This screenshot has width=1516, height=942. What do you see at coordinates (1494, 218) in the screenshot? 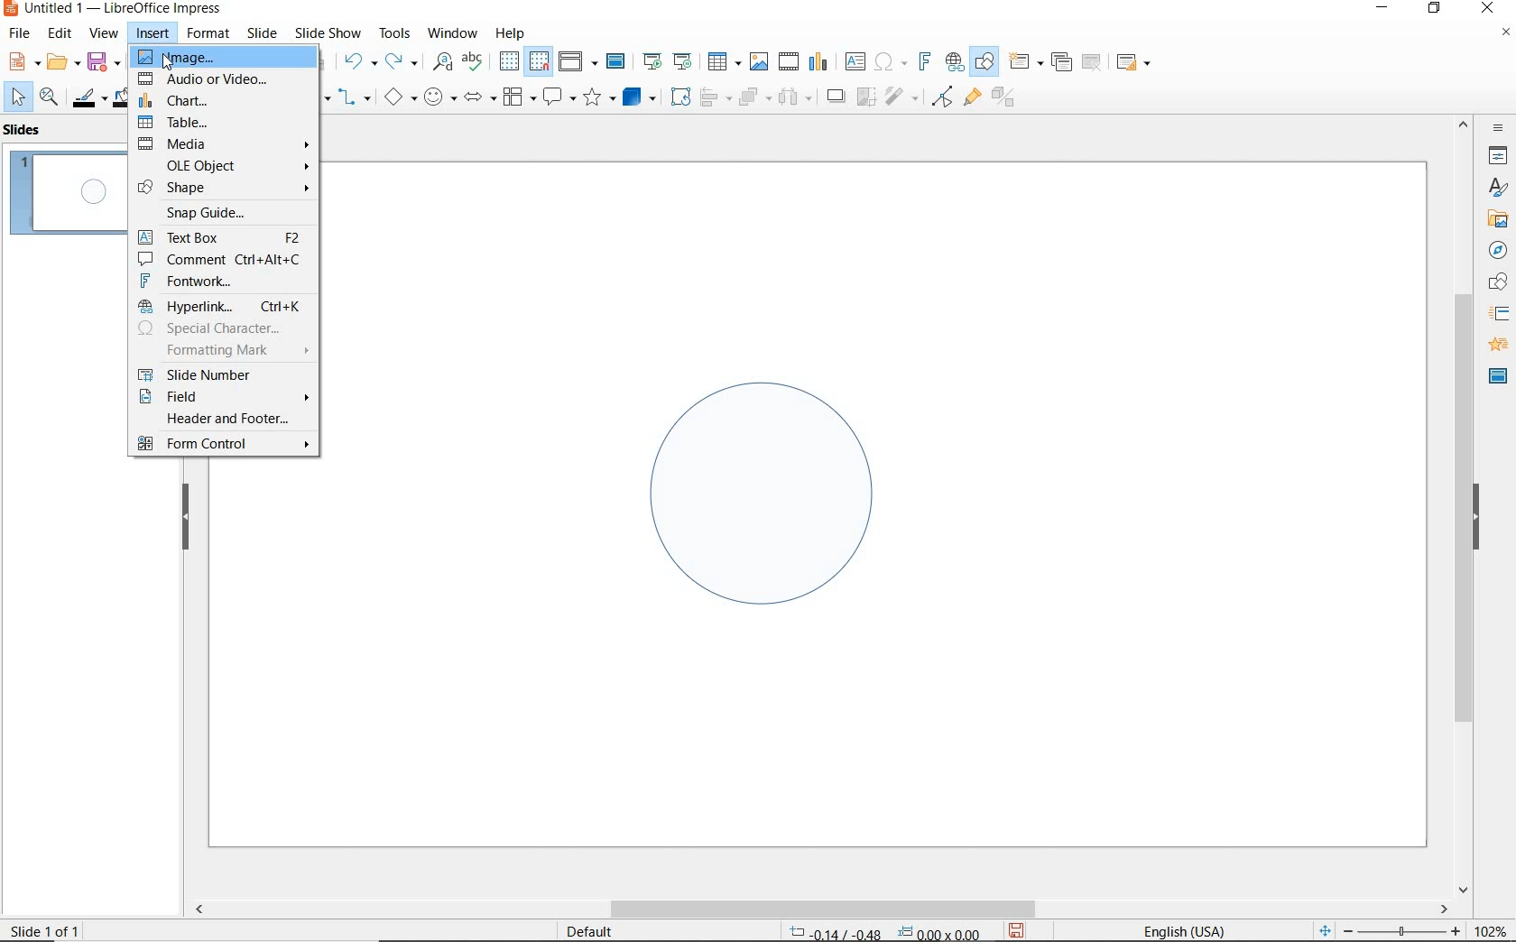
I see `gallery` at bounding box center [1494, 218].